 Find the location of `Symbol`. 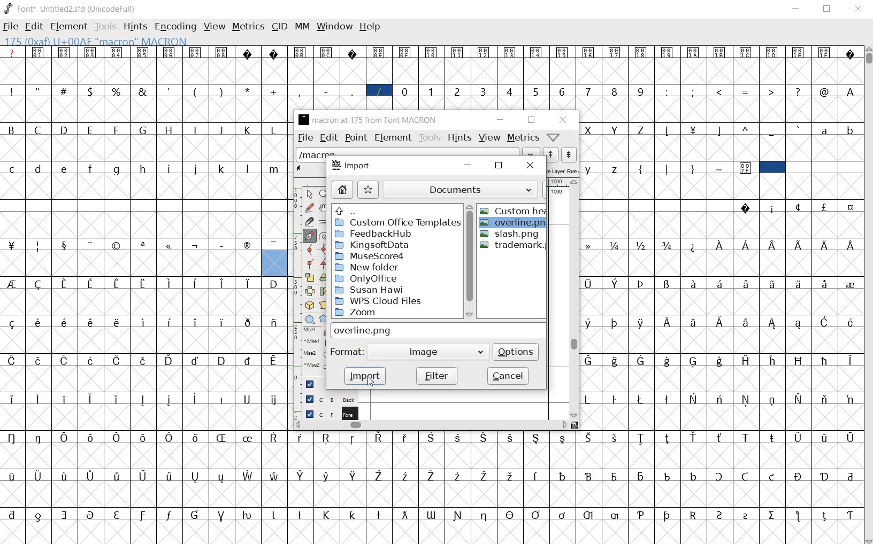

Symbol is located at coordinates (118, 475).